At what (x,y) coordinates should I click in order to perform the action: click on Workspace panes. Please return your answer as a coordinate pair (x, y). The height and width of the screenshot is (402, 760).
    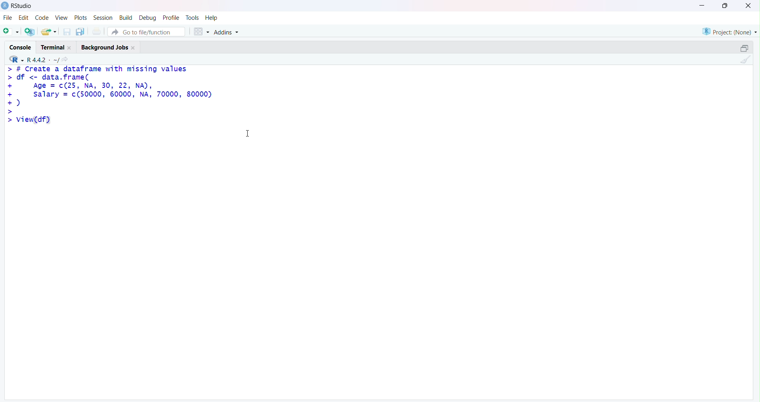
    Looking at the image, I should click on (200, 30).